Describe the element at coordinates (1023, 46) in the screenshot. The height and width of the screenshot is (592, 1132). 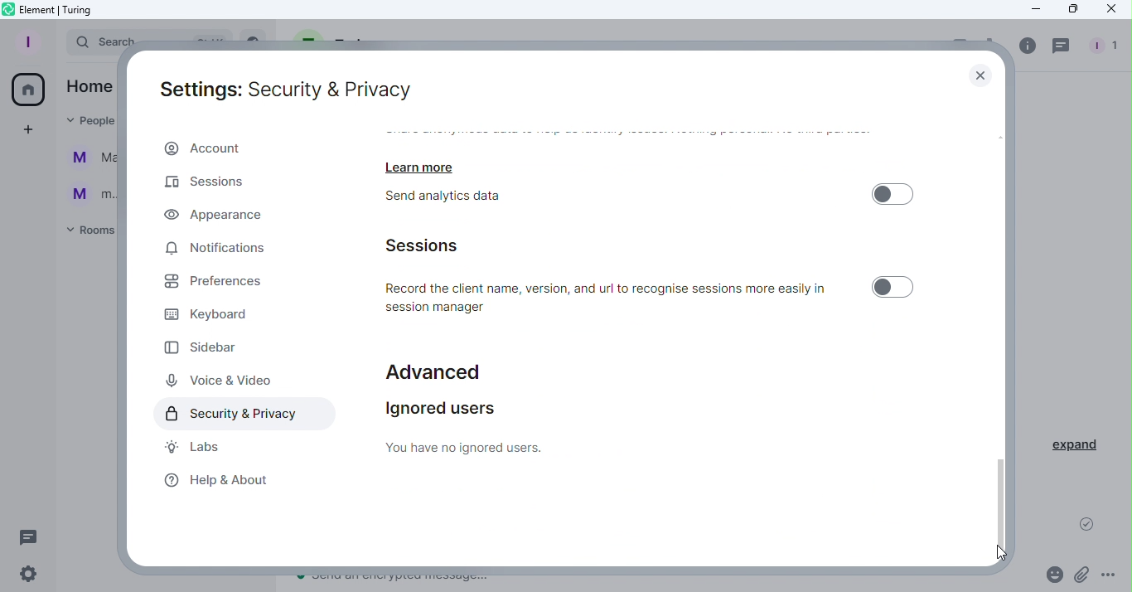
I see `info` at that location.